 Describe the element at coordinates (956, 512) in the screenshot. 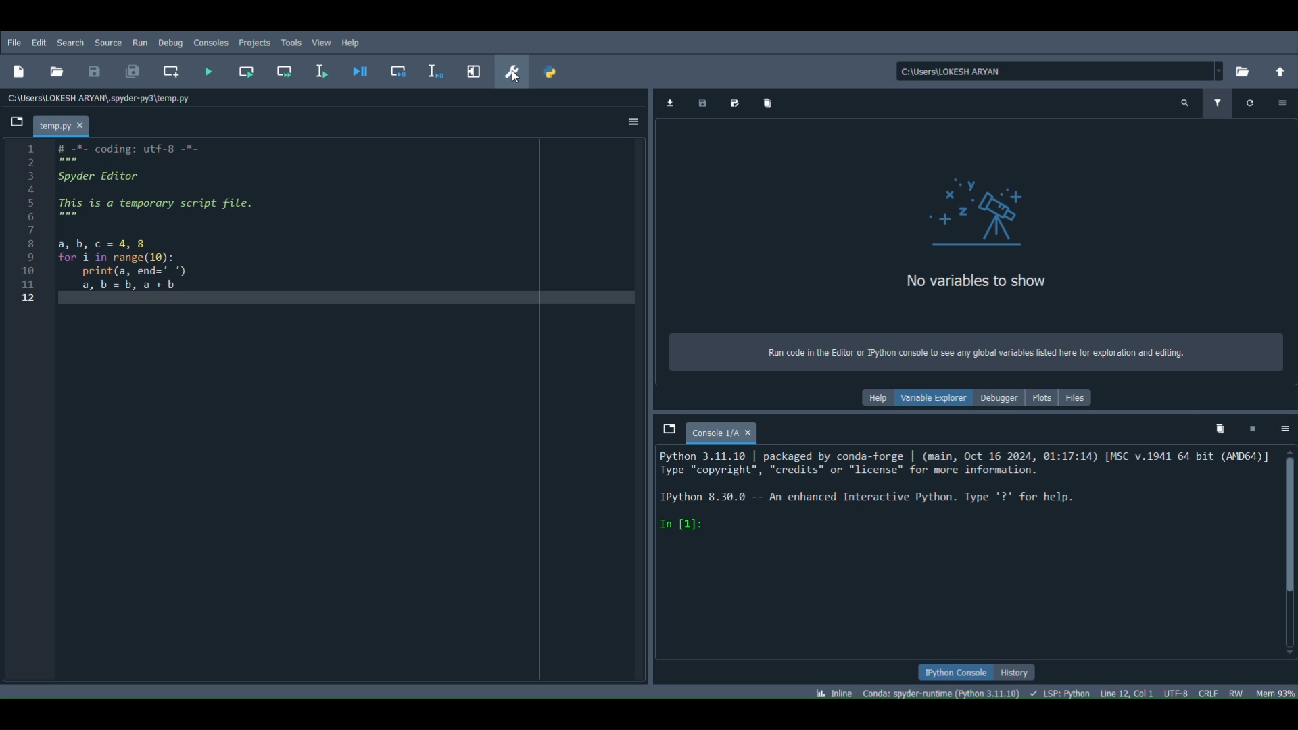

I see `Python 3.11.10 | packaged by conda-forge | (main, Oct 16 2024, 01:17:14) [MSC v.1941 64 bit (AMD64)]
Type “copyright”, "credits" or "license" for more information.

Python 8.30.0 -- An enhanced Interactive Python. Type '?" for help.

In [1]:` at that location.